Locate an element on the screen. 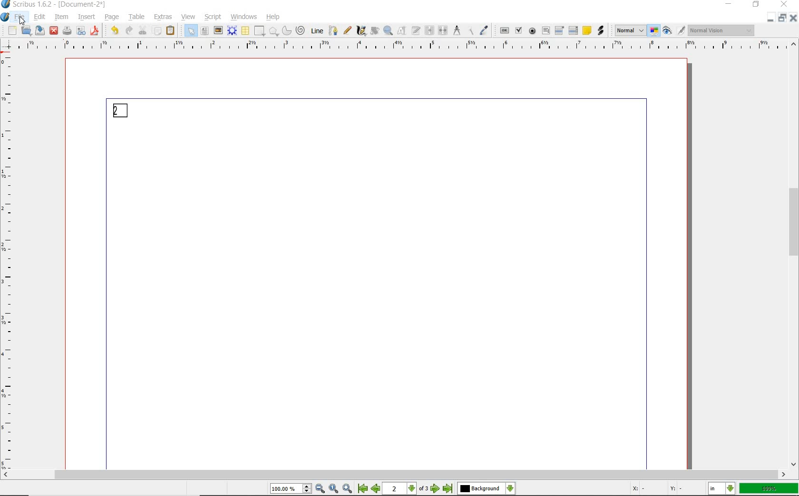  open is located at coordinates (27, 31).